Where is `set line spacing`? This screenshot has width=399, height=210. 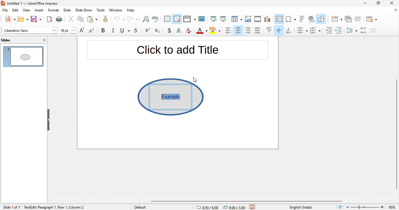 set line spacing is located at coordinates (351, 30).